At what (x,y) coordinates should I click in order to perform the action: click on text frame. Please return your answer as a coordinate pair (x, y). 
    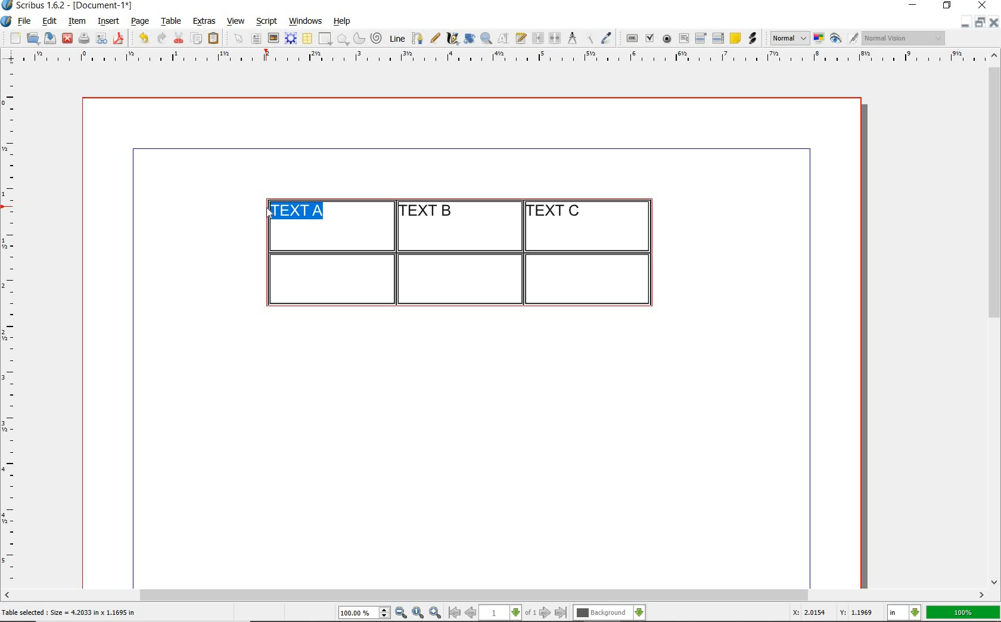
    Looking at the image, I should click on (256, 39).